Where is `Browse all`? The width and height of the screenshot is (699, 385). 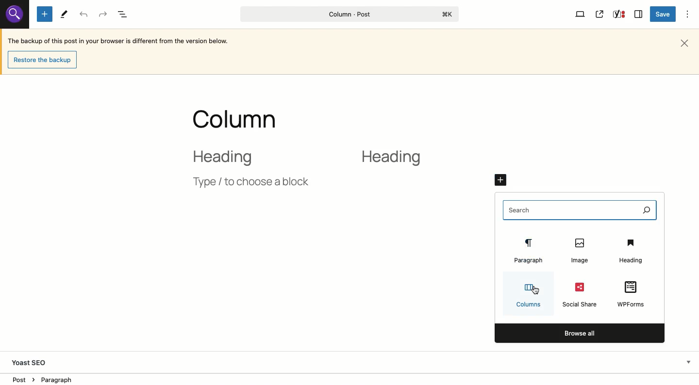 Browse all is located at coordinates (579, 333).